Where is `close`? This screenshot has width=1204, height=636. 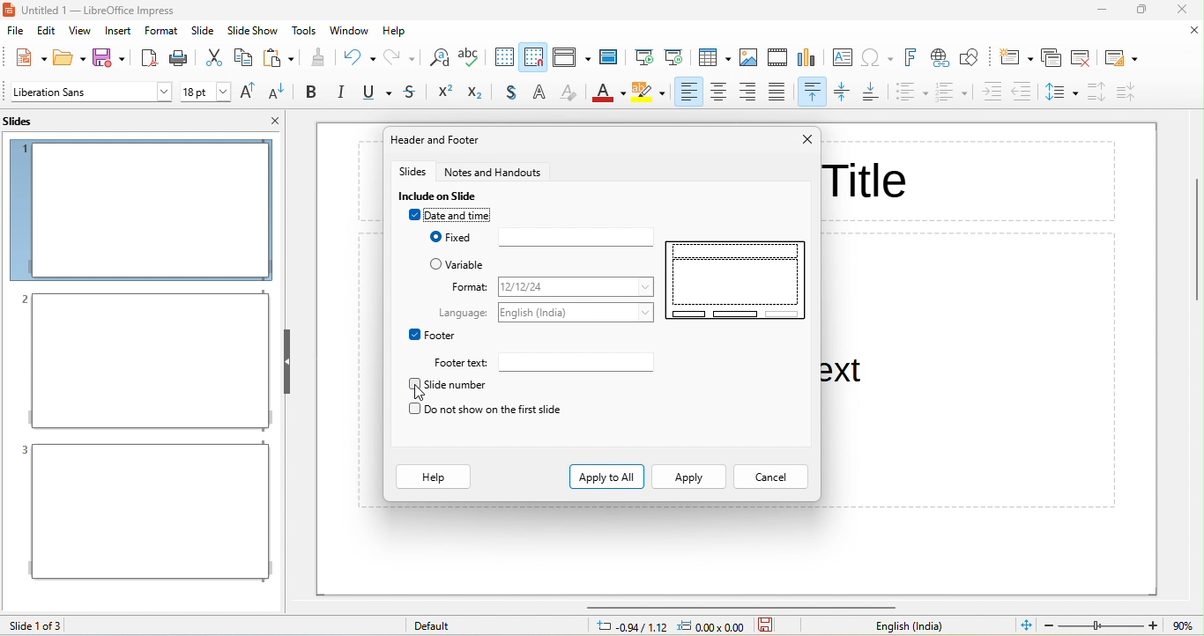
close is located at coordinates (1193, 31).